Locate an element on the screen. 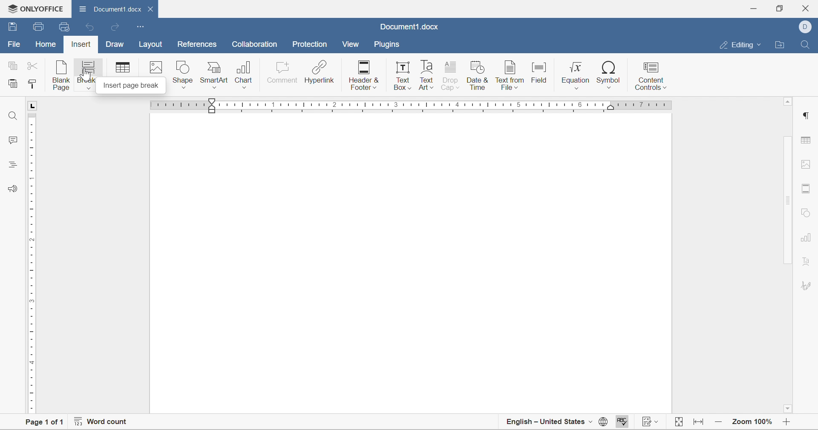 The image size is (818, 430). Editing is located at coordinates (740, 45).